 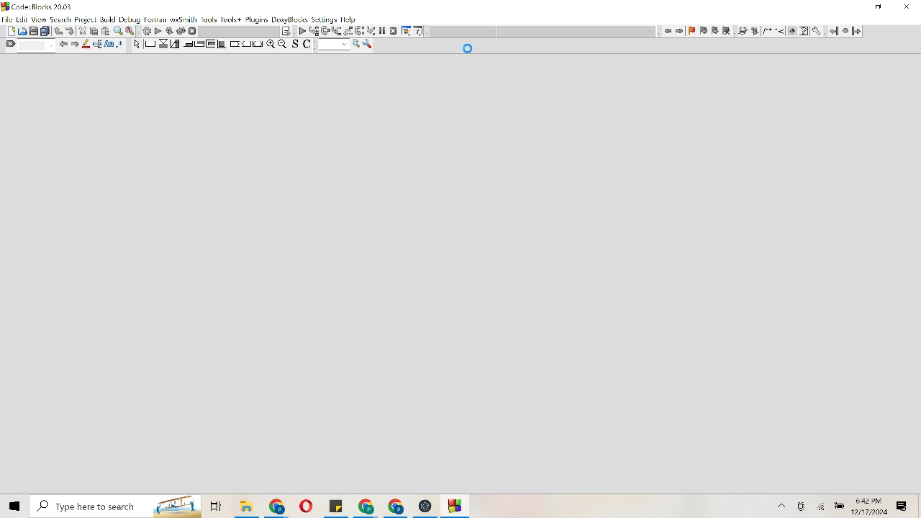 What do you see at coordinates (348, 19) in the screenshot?
I see `help` at bounding box center [348, 19].